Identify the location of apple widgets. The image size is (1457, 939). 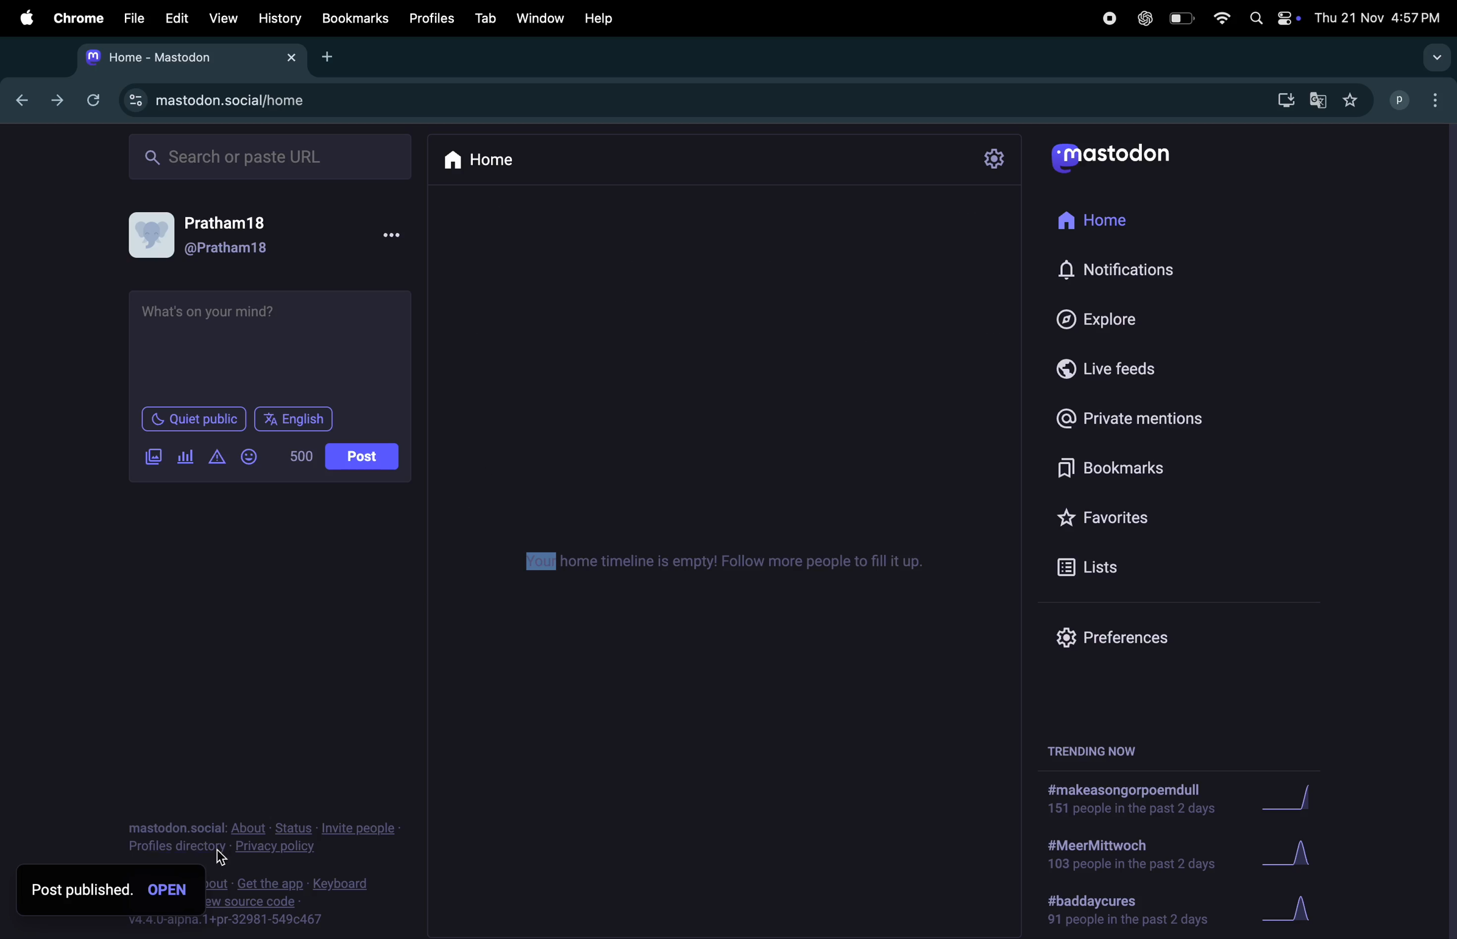
(1288, 18).